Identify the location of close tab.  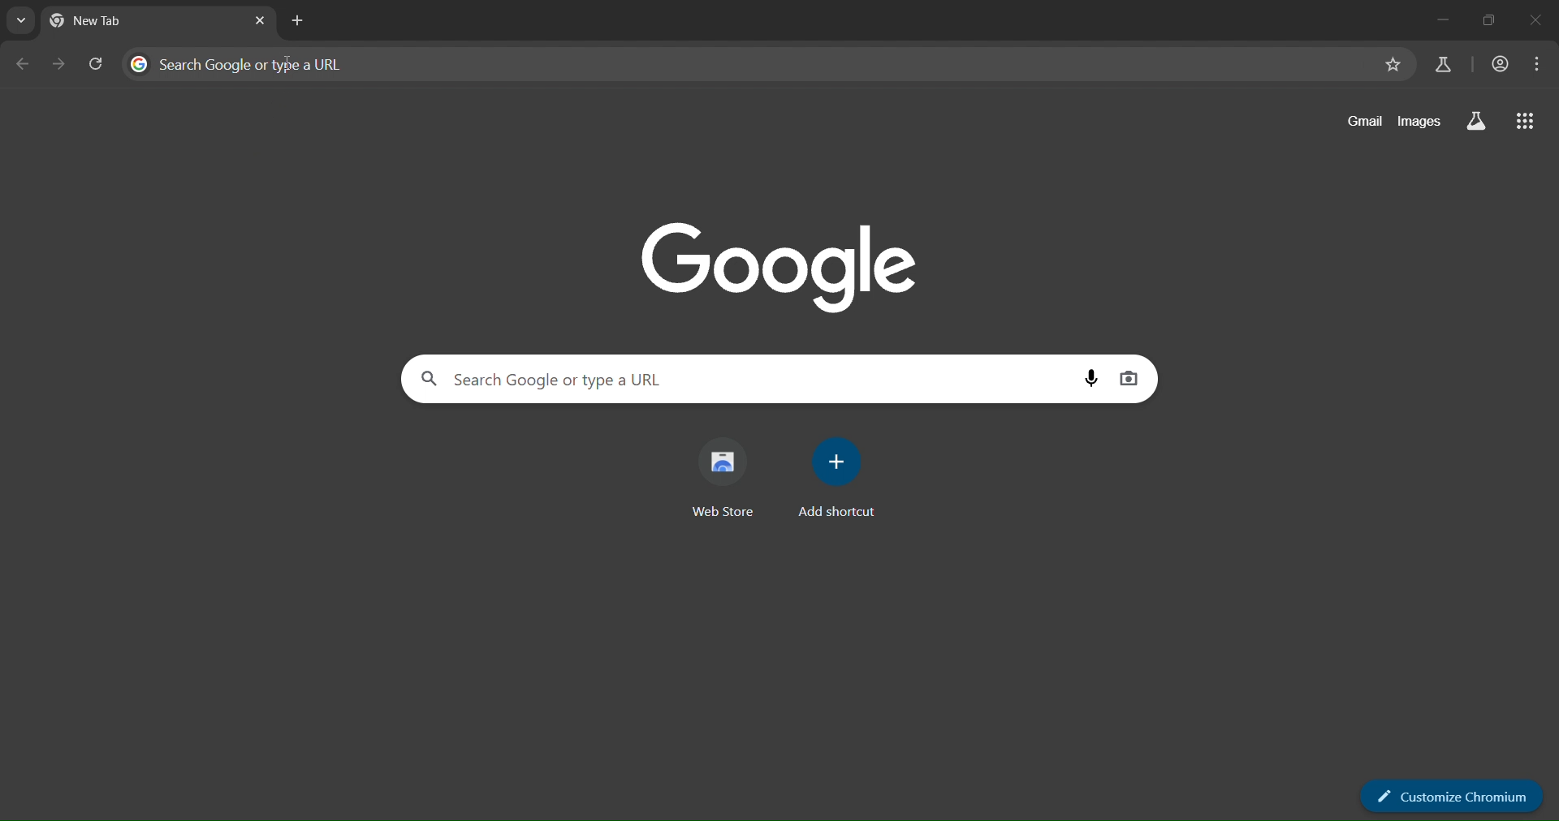
(262, 22).